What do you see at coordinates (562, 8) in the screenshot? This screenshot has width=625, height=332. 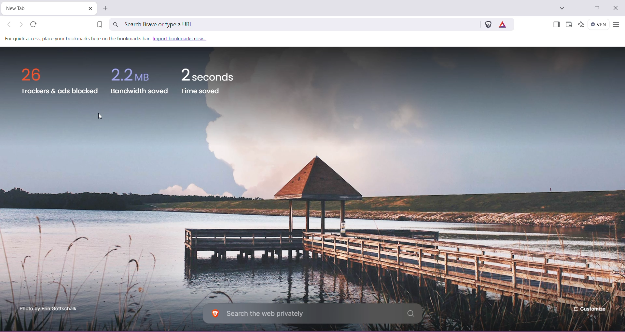 I see `Search tabs` at bounding box center [562, 8].